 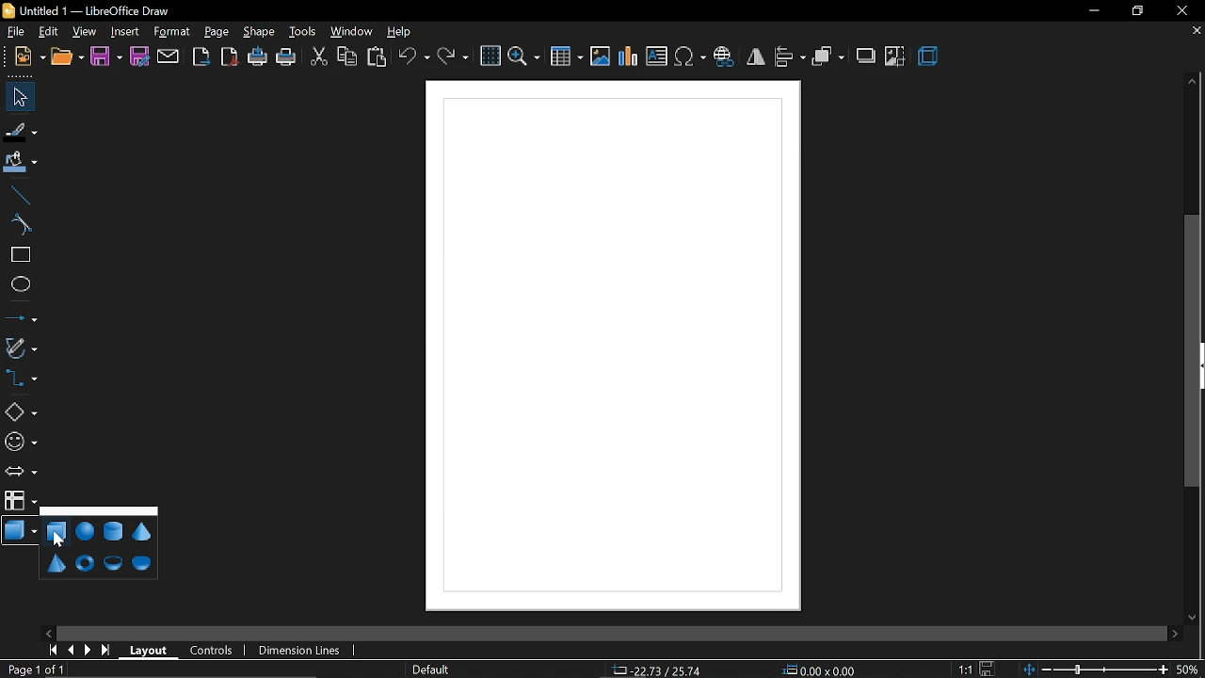 What do you see at coordinates (894, 56) in the screenshot?
I see `crop` at bounding box center [894, 56].